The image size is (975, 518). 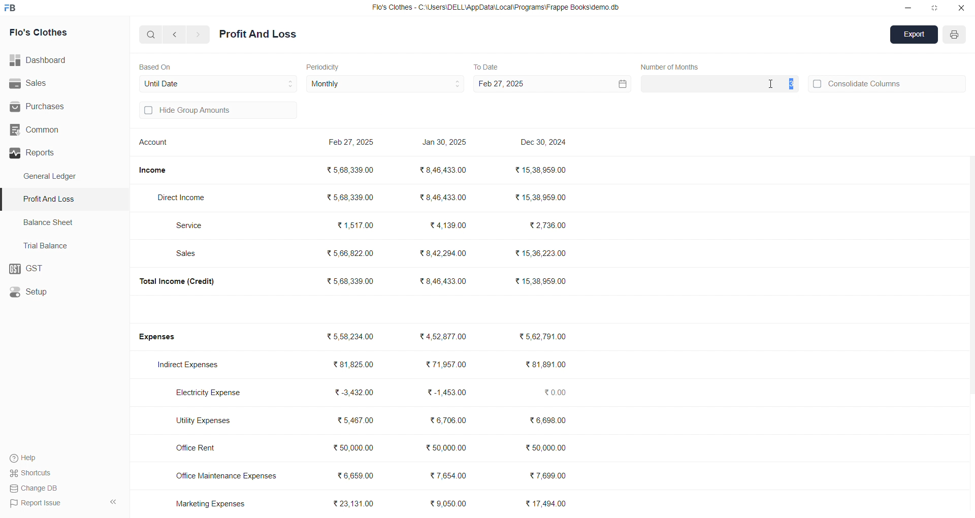 What do you see at coordinates (549, 420) in the screenshot?
I see `₹6,608.00` at bounding box center [549, 420].